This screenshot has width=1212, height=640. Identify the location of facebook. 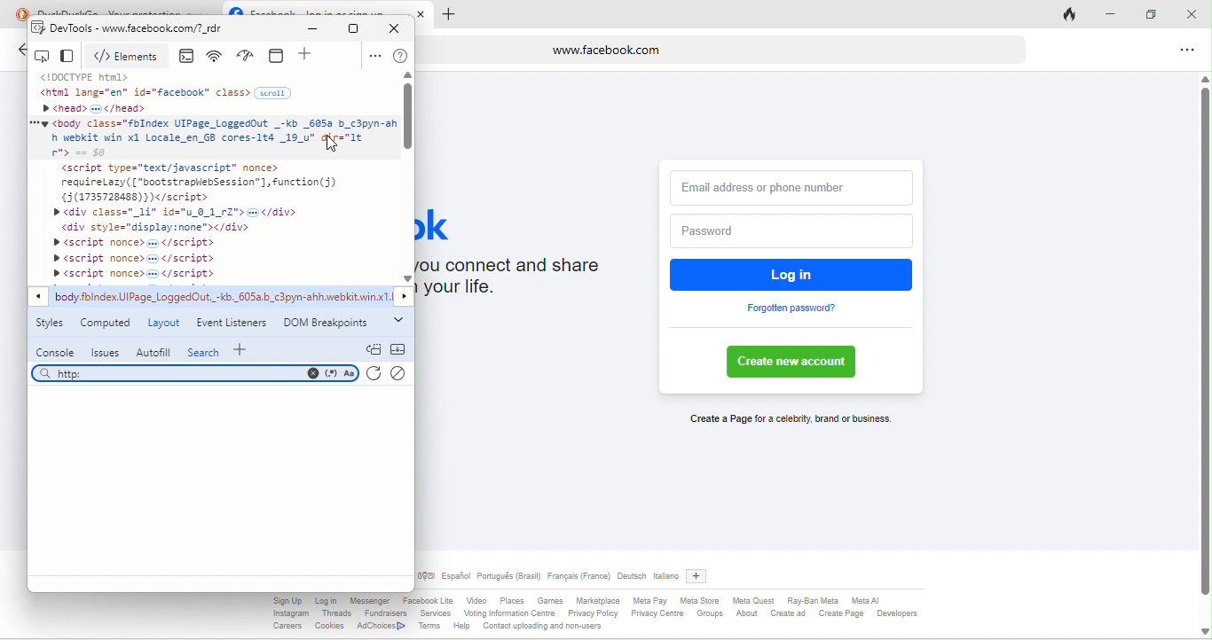
(449, 223).